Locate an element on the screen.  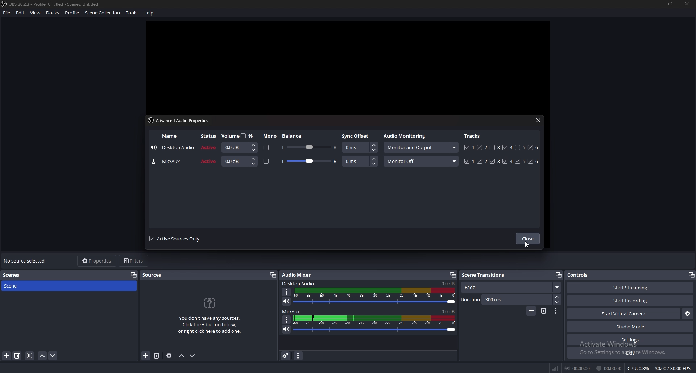
desktop audio is located at coordinates (173, 148).